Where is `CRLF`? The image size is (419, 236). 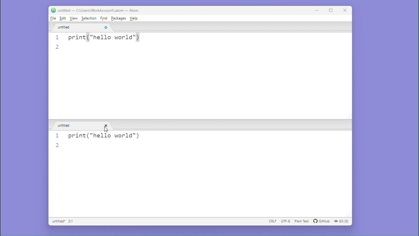 CRLF is located at coordinates (272, 222).